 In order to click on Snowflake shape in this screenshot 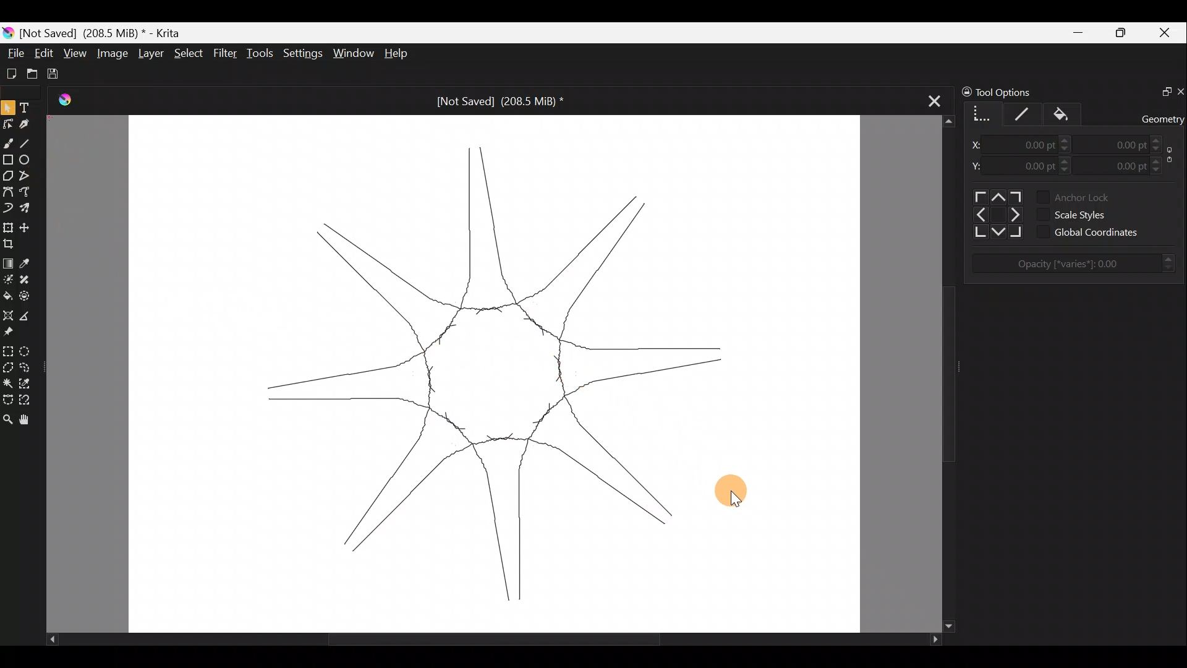, I will do `click(501, 371)`.